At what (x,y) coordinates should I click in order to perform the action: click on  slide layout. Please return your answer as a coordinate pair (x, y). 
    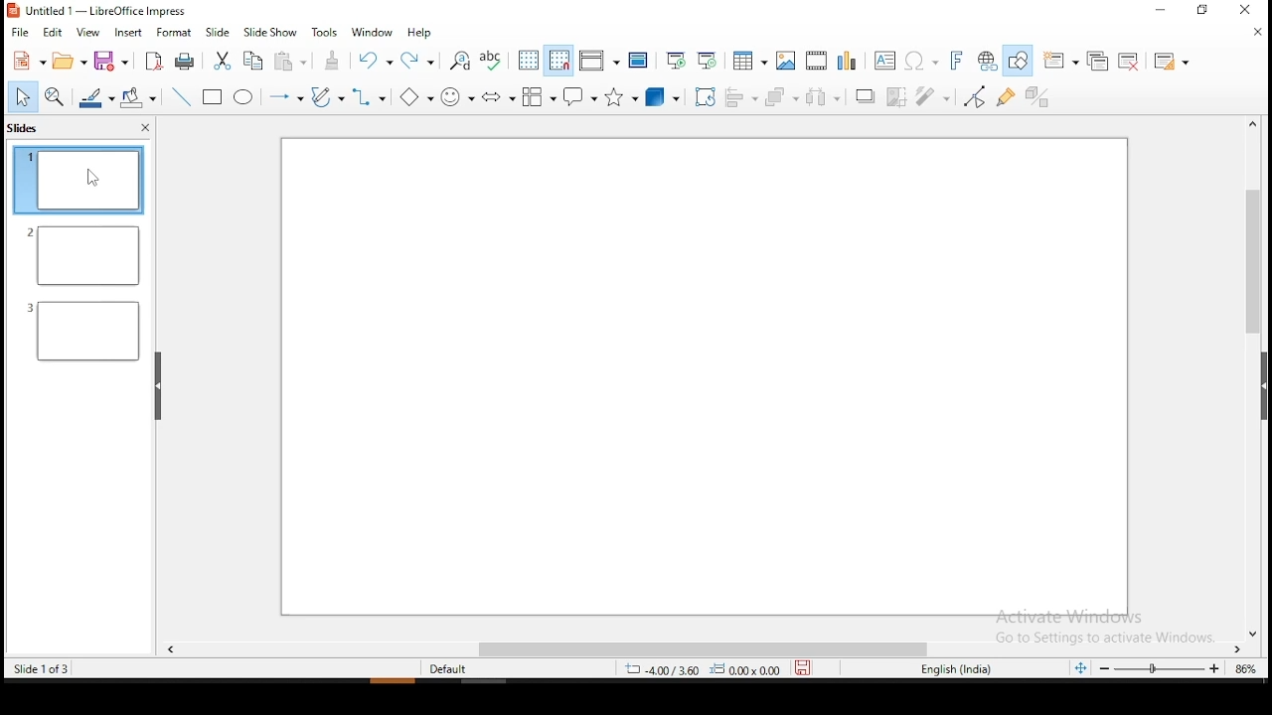
    Looking at the image, I should click on (1172, 63).